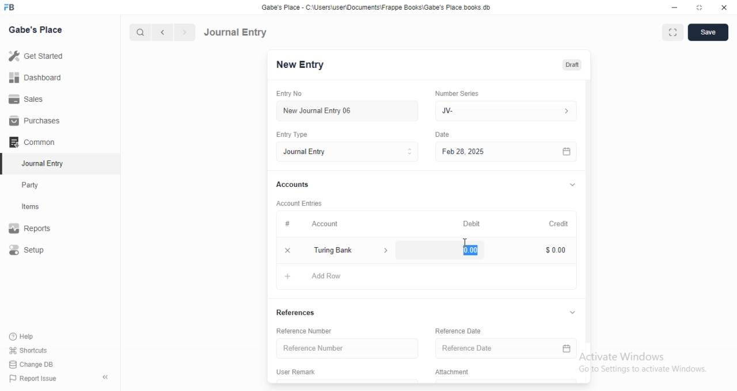  Describe the element at coordinates (141, 32) in the screenshot. I see `search` at that location.